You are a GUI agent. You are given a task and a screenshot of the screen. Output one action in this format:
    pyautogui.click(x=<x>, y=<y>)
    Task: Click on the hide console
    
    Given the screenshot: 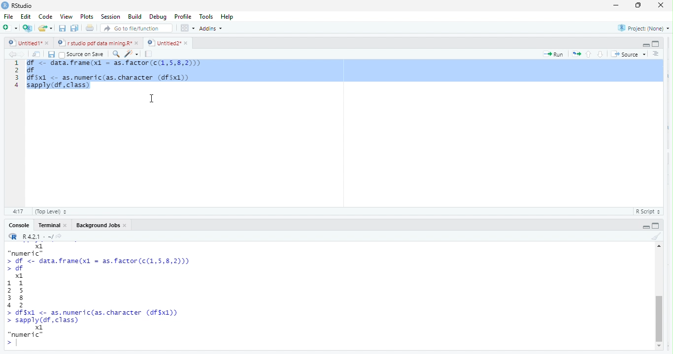 What is the action you would take?
    pyautogui.click(x=656, y=43)
    